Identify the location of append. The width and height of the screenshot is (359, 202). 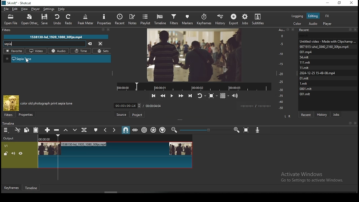
(47, 129).